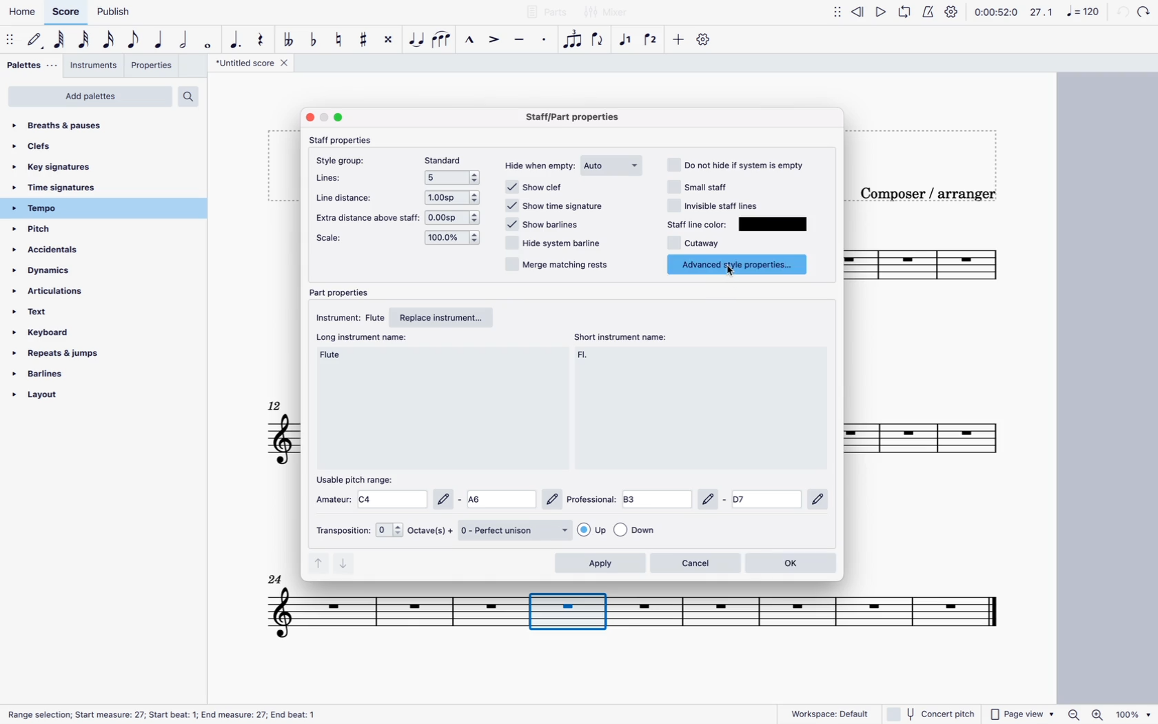 The height and width of the screenshot is (724, 1158). What do you see at coordinates (184, 39) in the screenshot?
I see `double note` at bounding box center [184, 39].